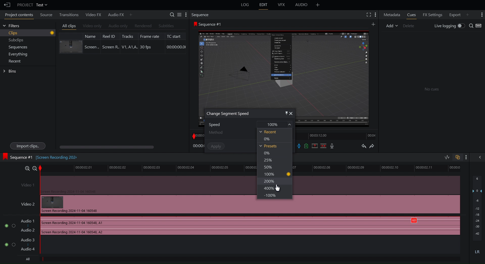  What do you see at coordinates (11, 71) in the screenshot?
I see `Bins` at bounding box center [11, 71].